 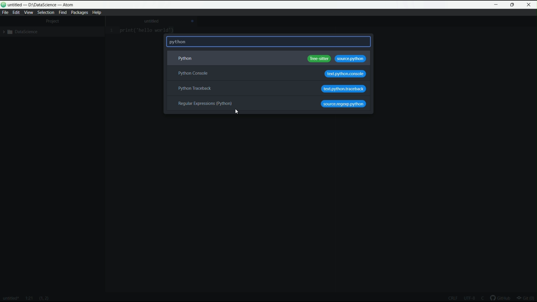 What do you see at coordinates (320, 59) in the screenshot?
I see `tree sitter` at bounding box center [320, 59].